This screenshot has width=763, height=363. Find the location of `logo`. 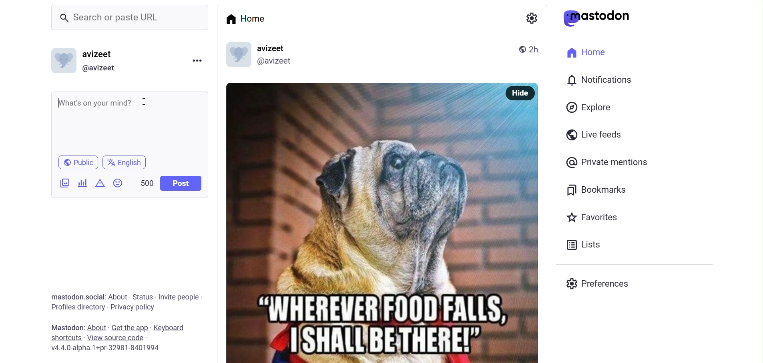

logo is located at coordinates (239, 54).